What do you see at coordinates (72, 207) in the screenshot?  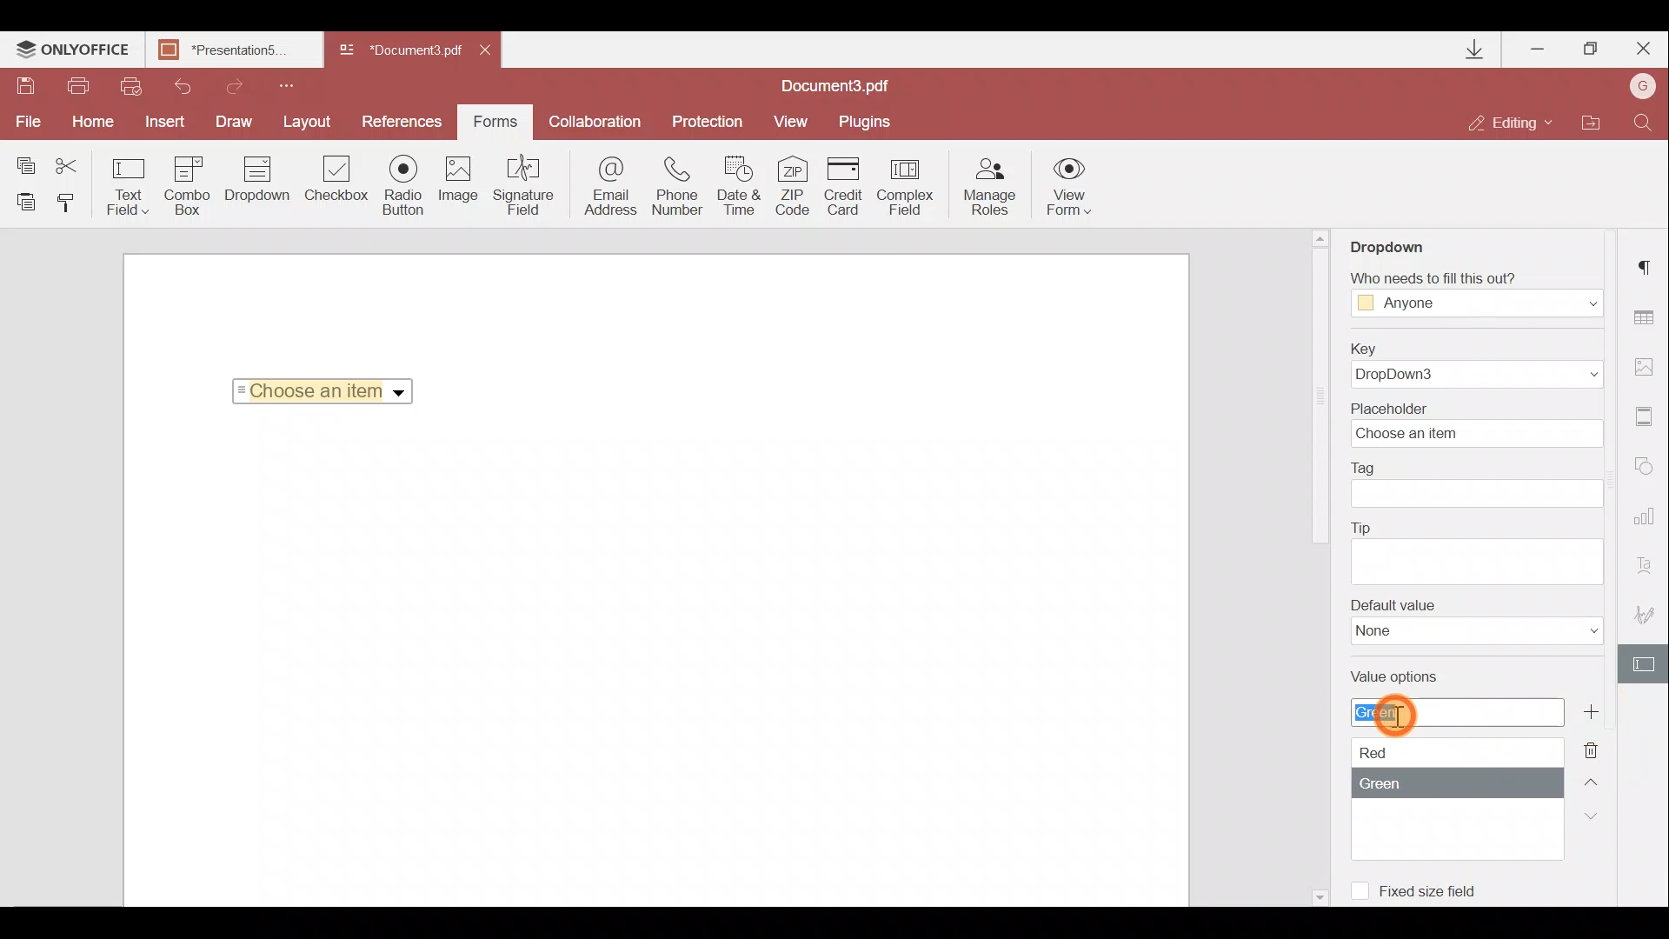 I see `Copy style` at bounding box center [72, 207].